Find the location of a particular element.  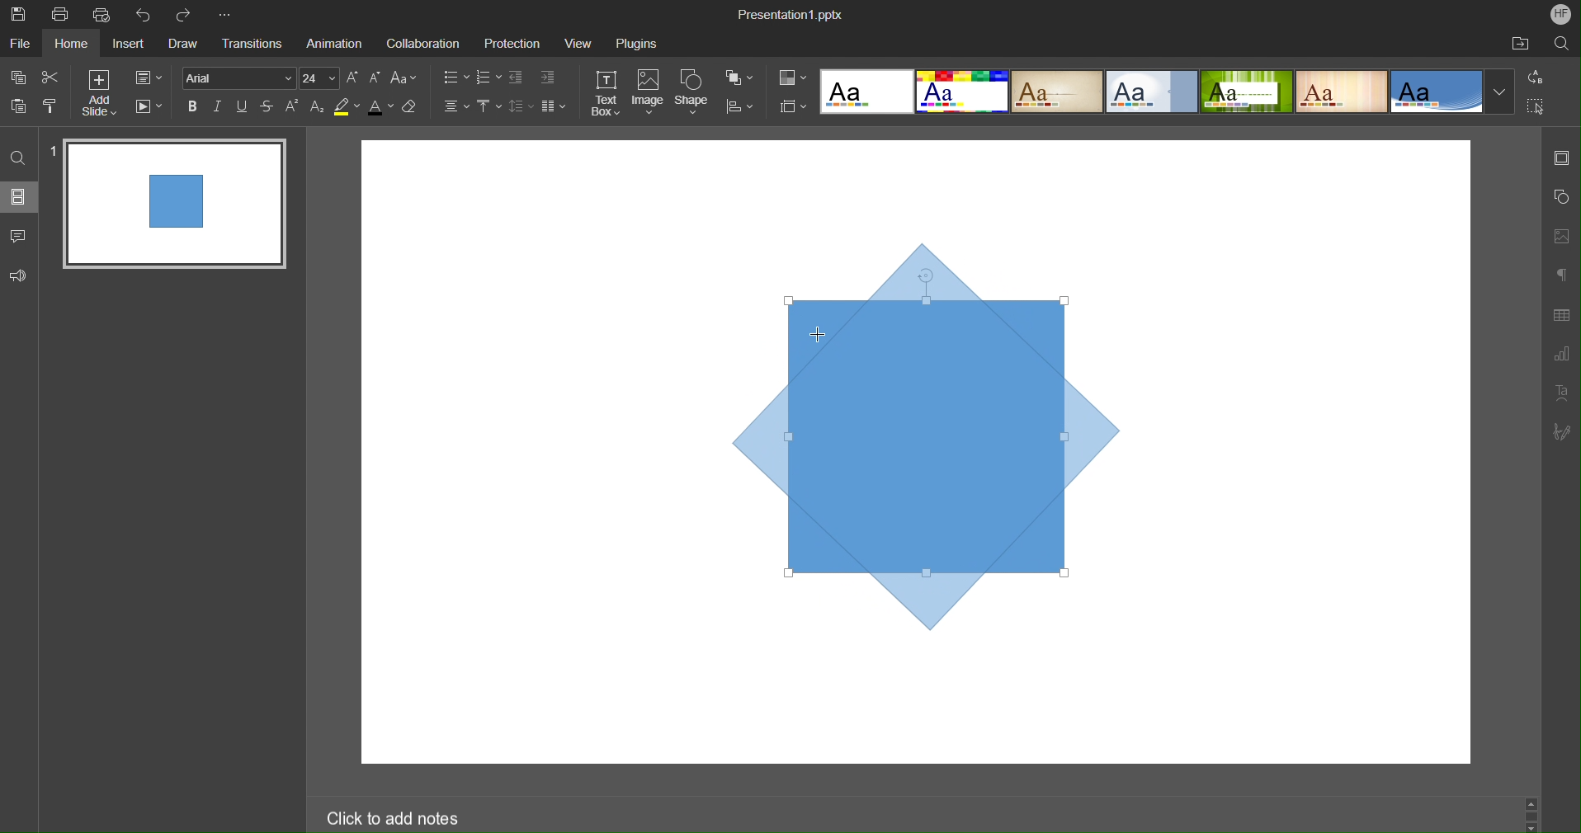

Increase Indent is located at coordinates (549, 78).